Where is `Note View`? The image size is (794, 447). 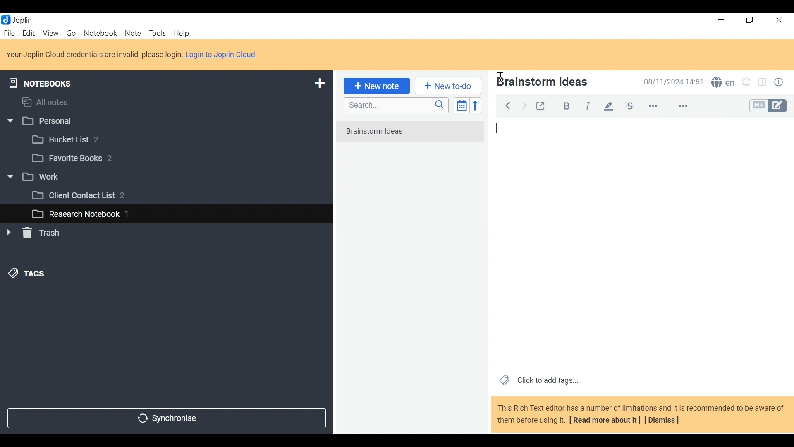 Note View is located at coordinates (638, 245).